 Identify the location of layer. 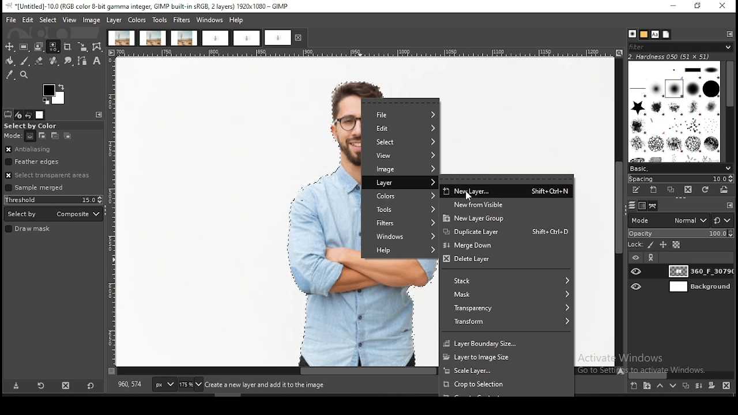
(114, 20).